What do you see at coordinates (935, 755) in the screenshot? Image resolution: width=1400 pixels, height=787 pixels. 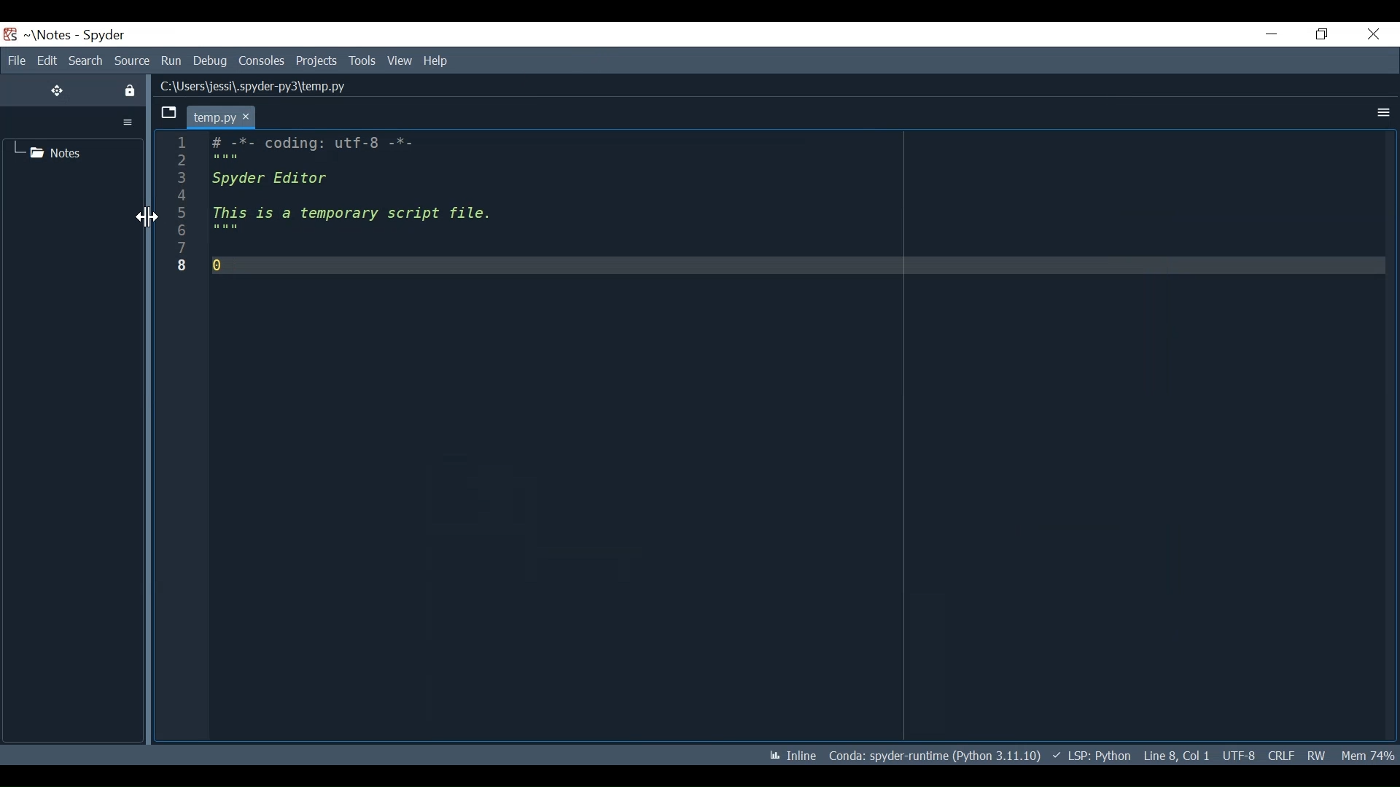 I see `Conda: spyder-runtime (Python 3.11.10)` at bounding box center [935, 755].